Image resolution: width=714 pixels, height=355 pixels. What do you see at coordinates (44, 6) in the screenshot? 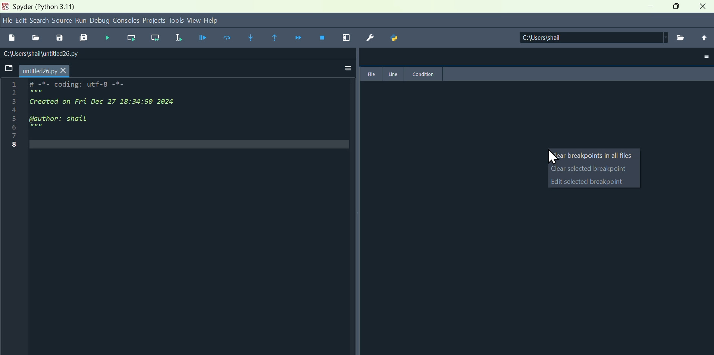
I see `Spyder (Python 3.11)` at bounding box center [44, 6].